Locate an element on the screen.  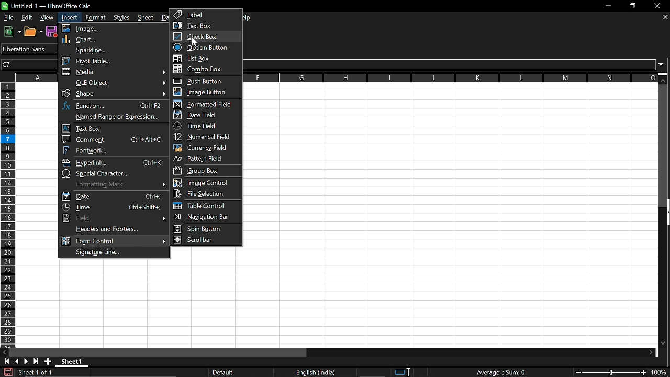
Formatted field is located at coordinates (204, 104).